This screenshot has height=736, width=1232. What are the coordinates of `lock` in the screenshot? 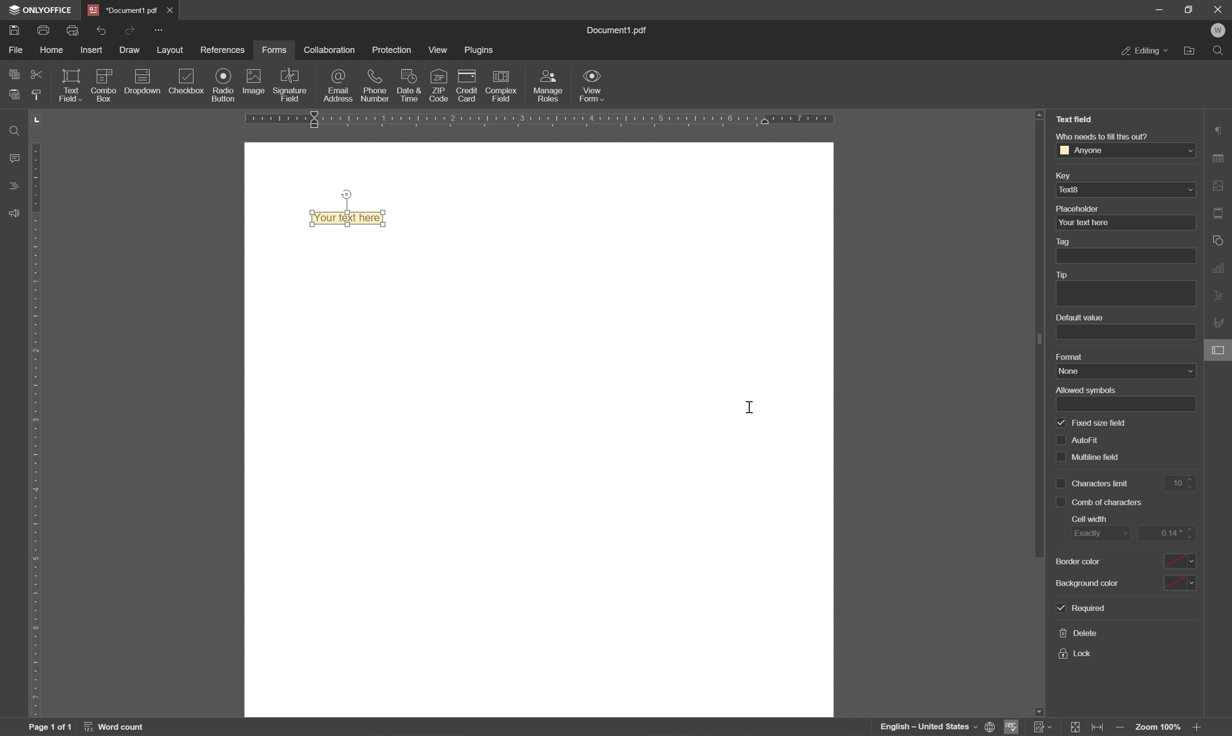 It's located at (1078, 653).